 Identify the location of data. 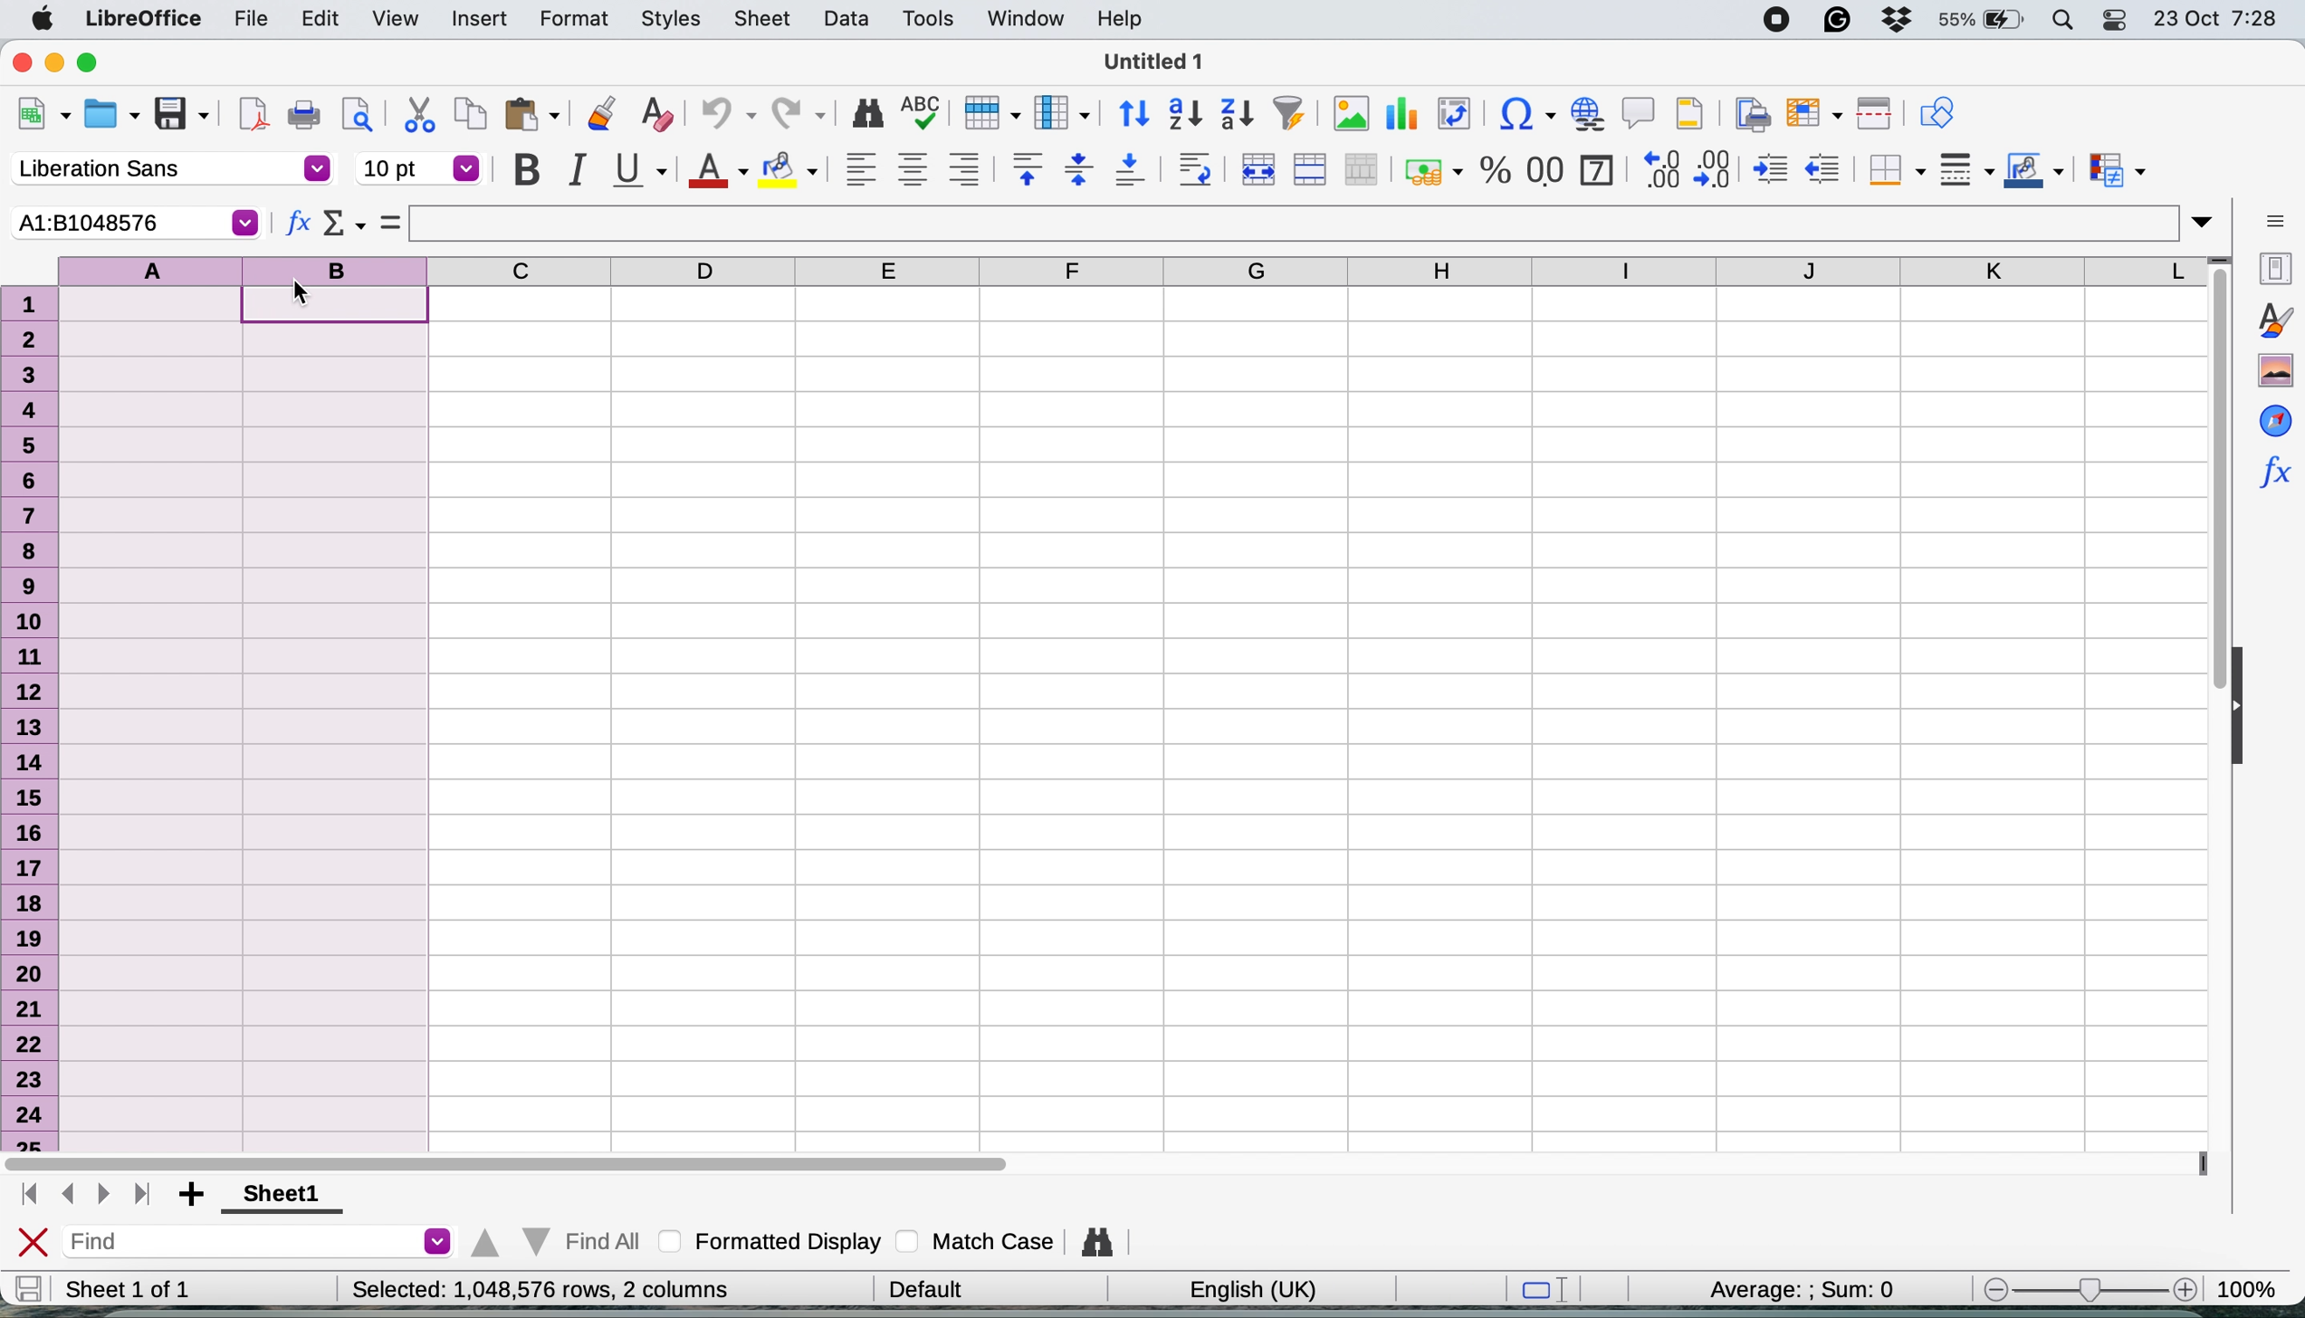
(846, 23).